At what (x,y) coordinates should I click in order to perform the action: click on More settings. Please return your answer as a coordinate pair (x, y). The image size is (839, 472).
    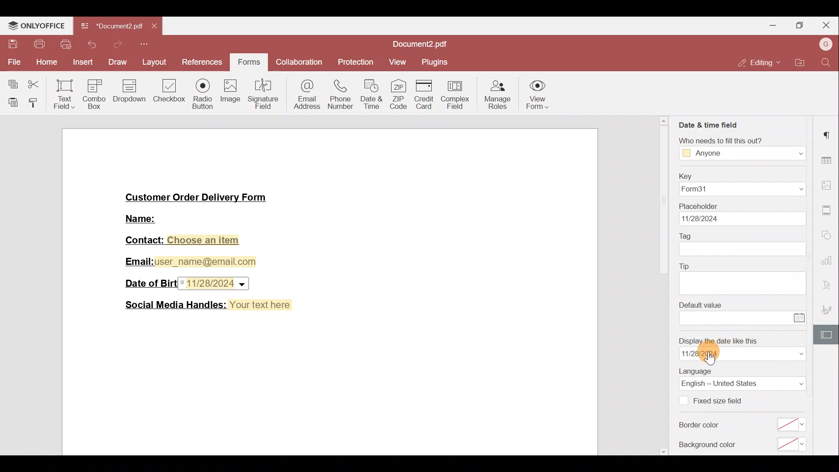
    Looking at the image, I should click on (828, 210).